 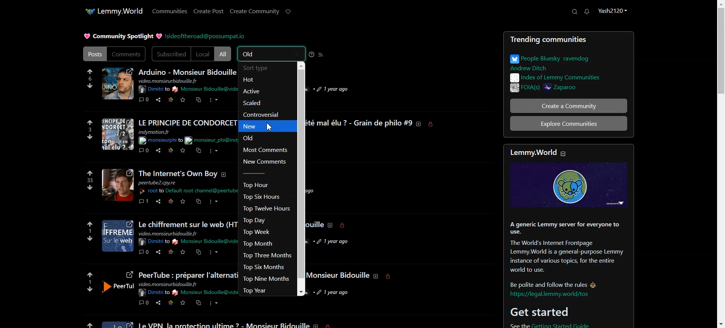 I want to click on Top Day, so click(x=265, y=221).